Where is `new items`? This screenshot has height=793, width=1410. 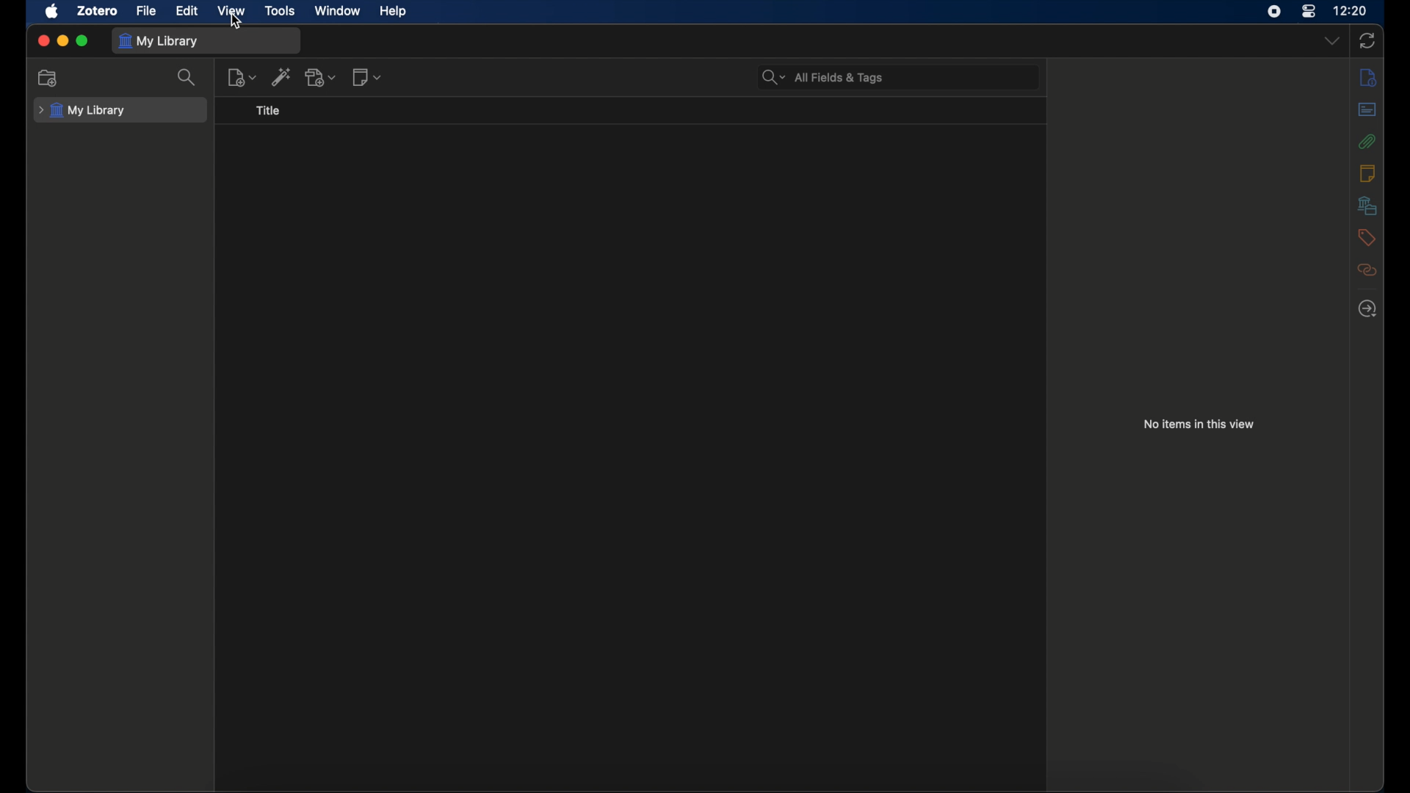 new items is located at coordinates (242, 77).